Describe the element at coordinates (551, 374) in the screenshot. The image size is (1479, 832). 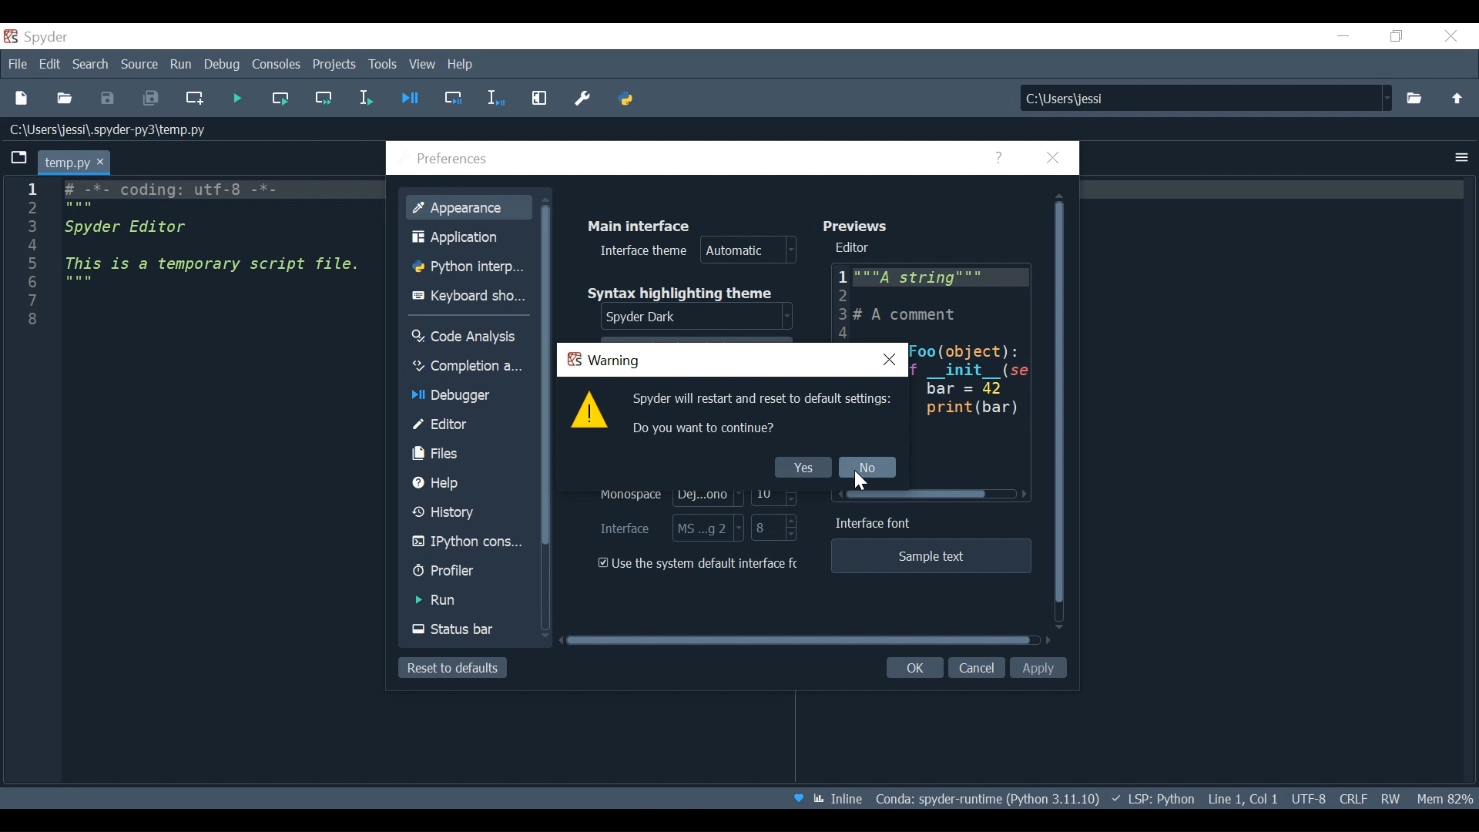
I see `Vertical scroll bar` at that location.